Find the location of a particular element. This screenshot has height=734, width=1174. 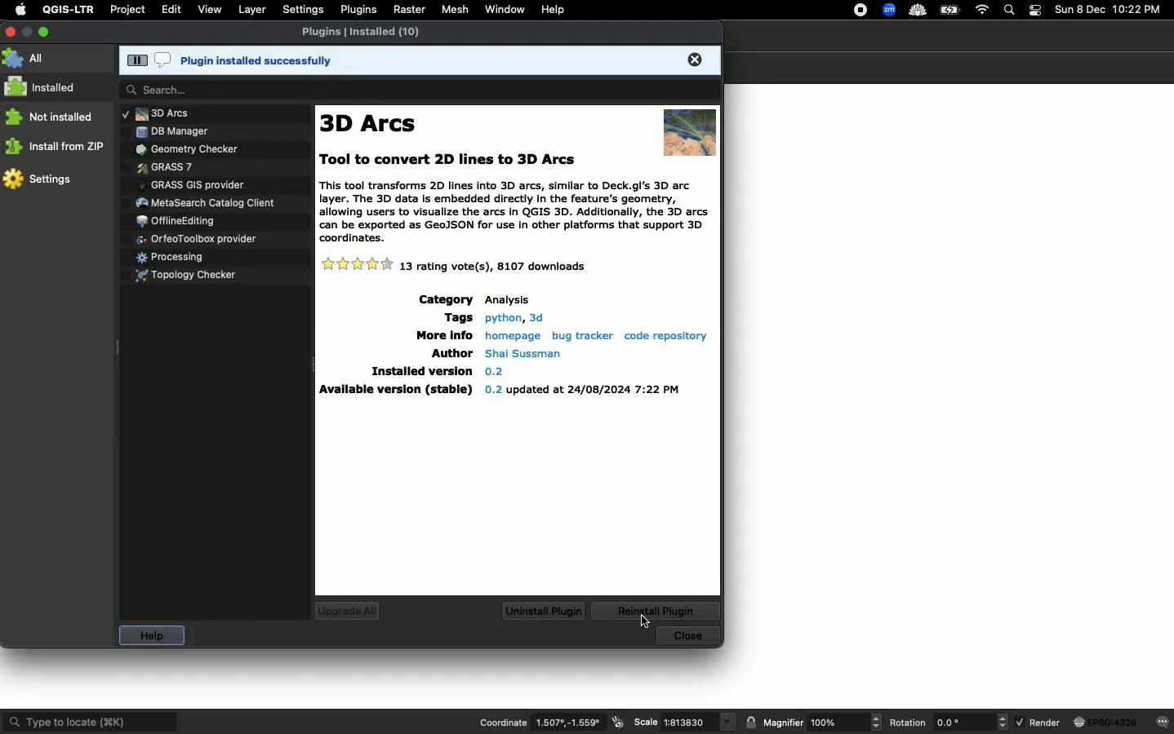

Date time is located at coordinates (1109, 10).